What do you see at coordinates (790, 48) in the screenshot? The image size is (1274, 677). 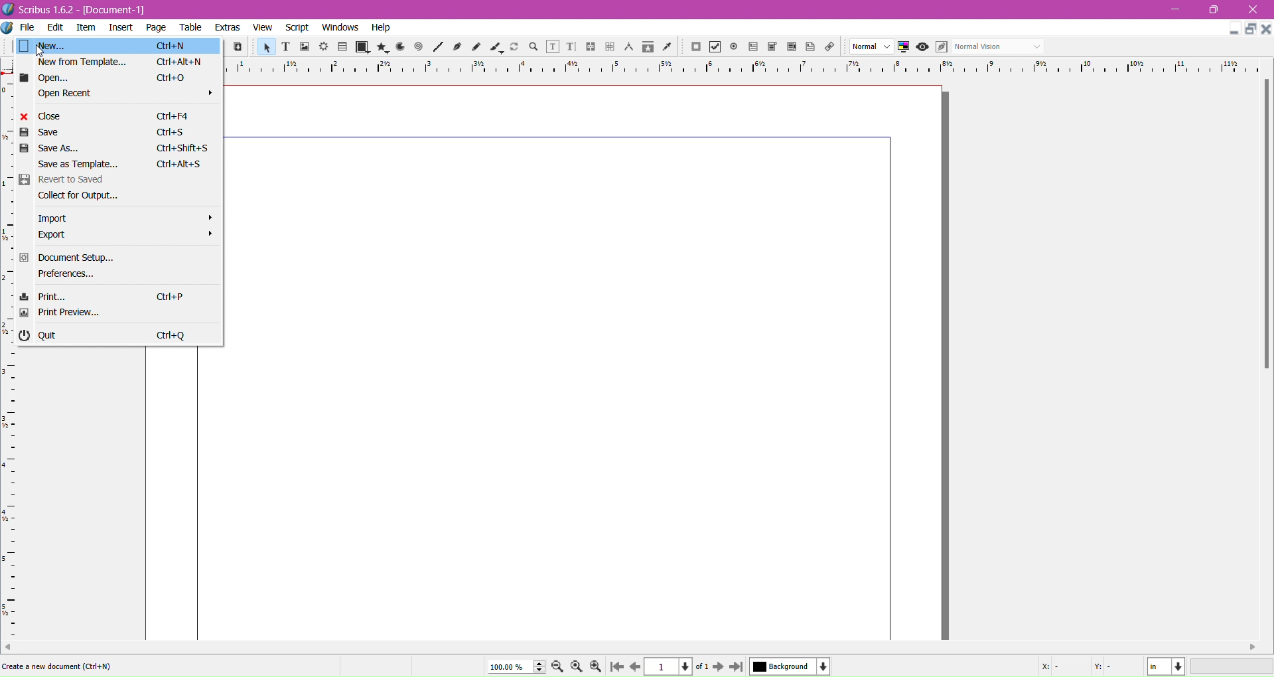 I see `icon` at bounding box center [790, 48].